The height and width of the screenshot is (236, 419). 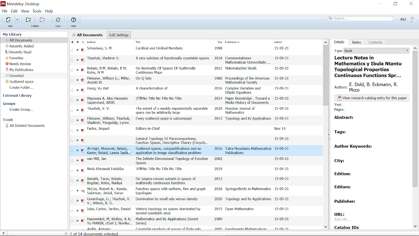 I want to click on Move up in all files, so click(x=326, y=42).